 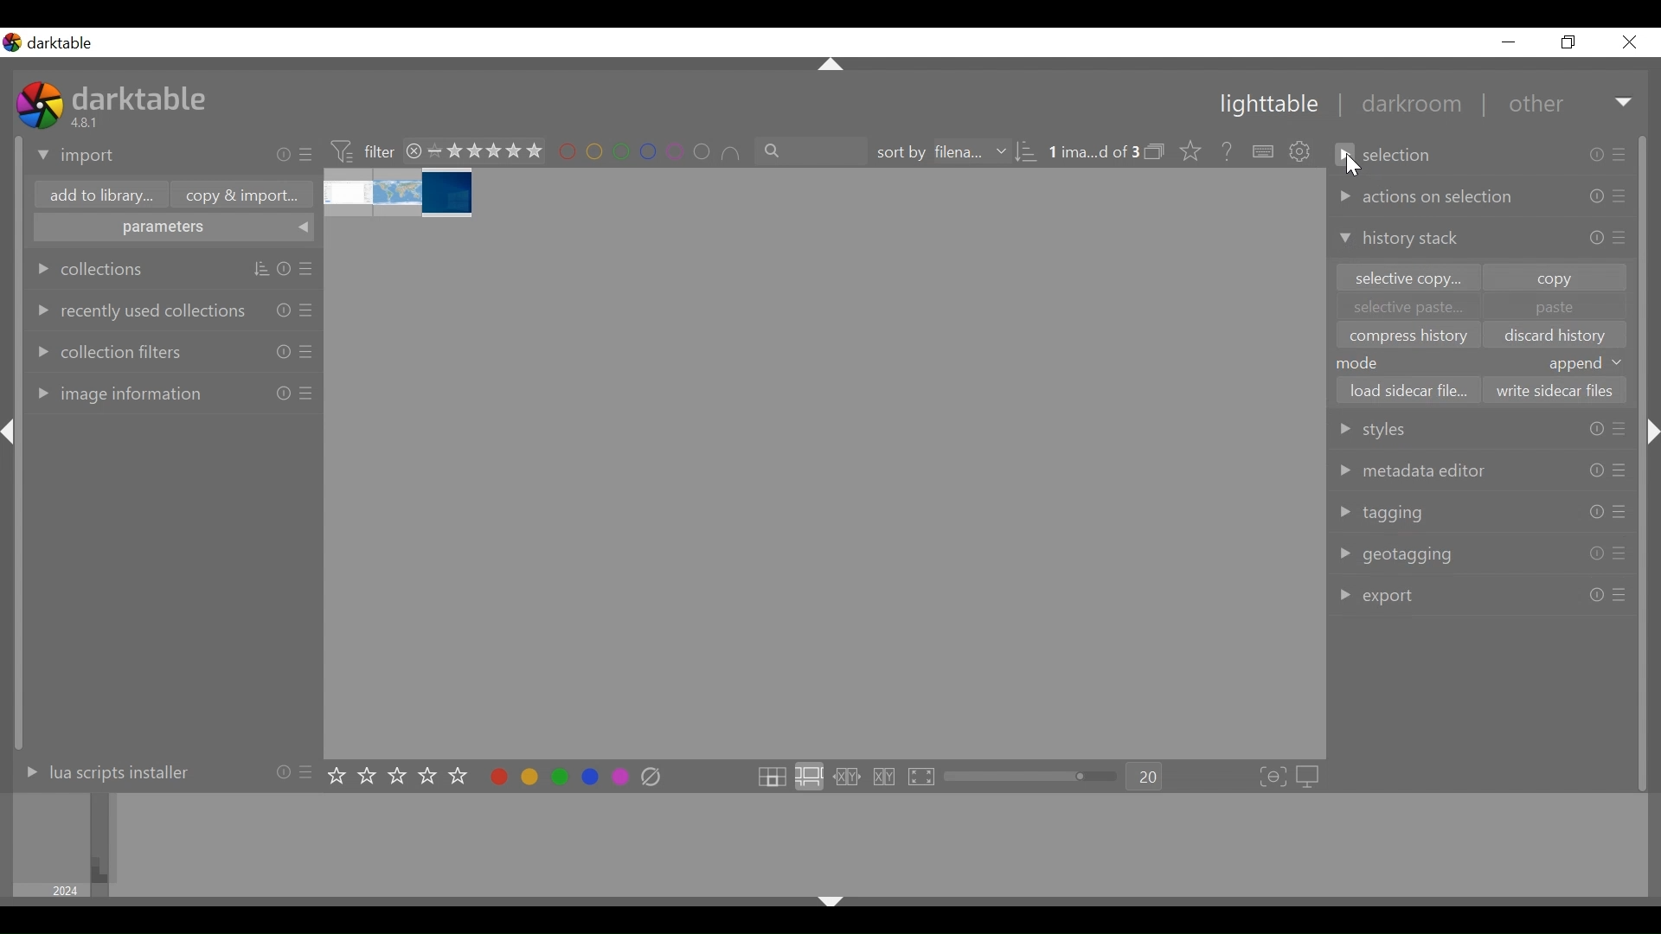 I want to click on filter by color label, so click(x=651, y=153).